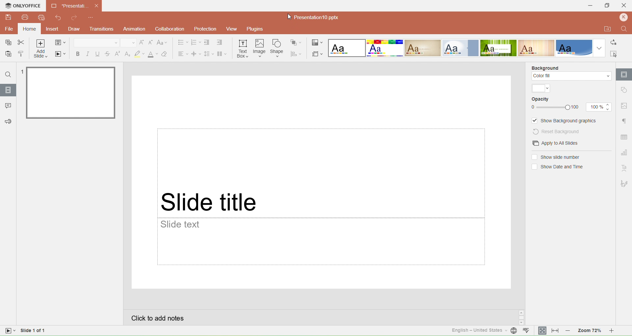  Describe the element at coordinates (60, 18) in the screenshot. I see `Undo` at that location.